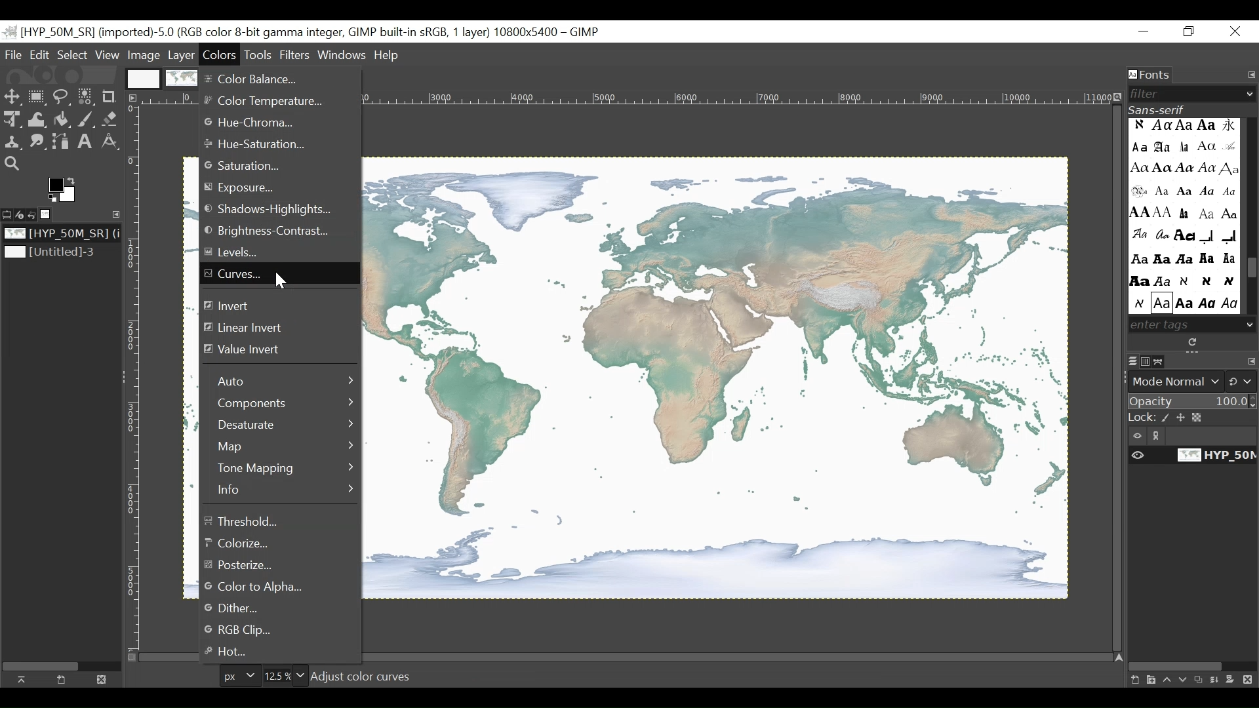  What do you see at coordinates (738, 97) in the screenshot?
I see `Horizontal Ruler` at bounding box center [738, 97].